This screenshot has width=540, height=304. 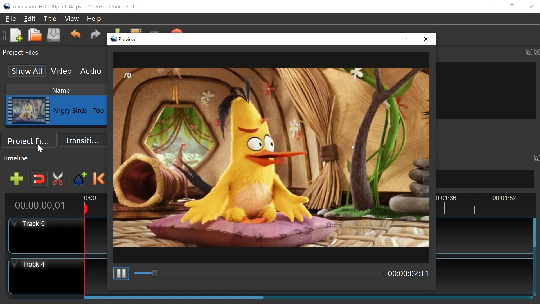 What do you see at coordinates (82, 140) in the screenshot?
I see `Transition` at bounding box center [82, 140].